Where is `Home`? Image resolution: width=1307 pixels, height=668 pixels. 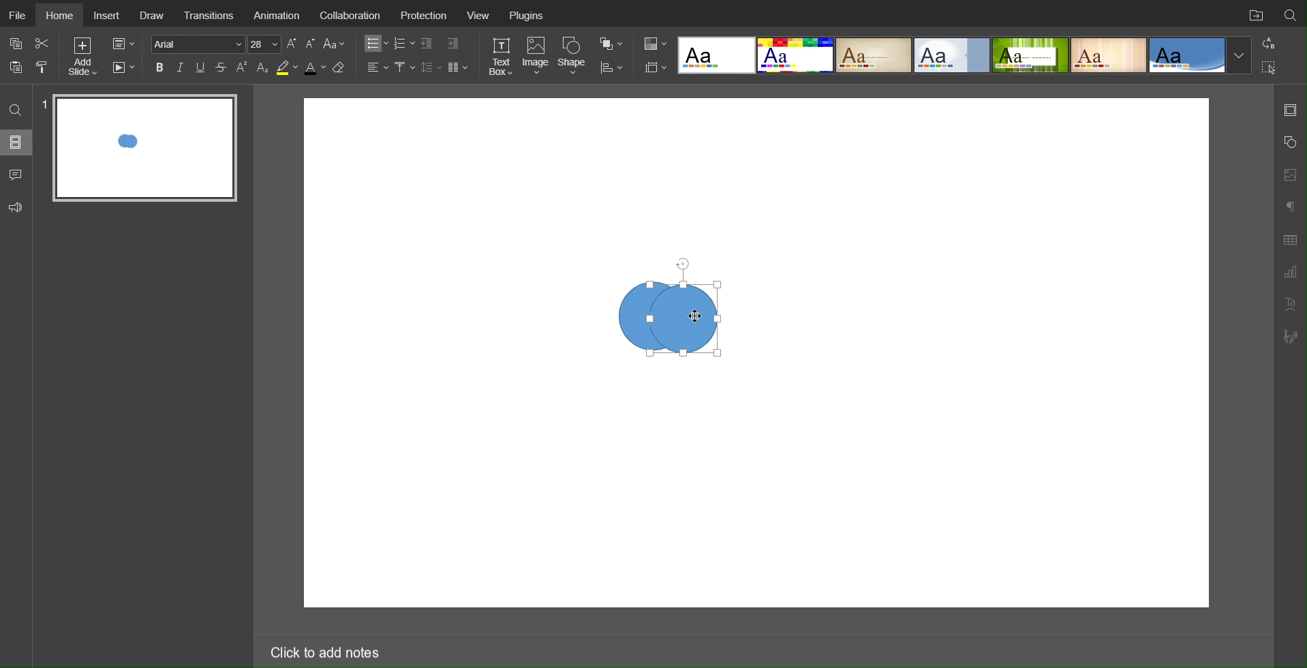
Home is located at coordinates (63, 15).